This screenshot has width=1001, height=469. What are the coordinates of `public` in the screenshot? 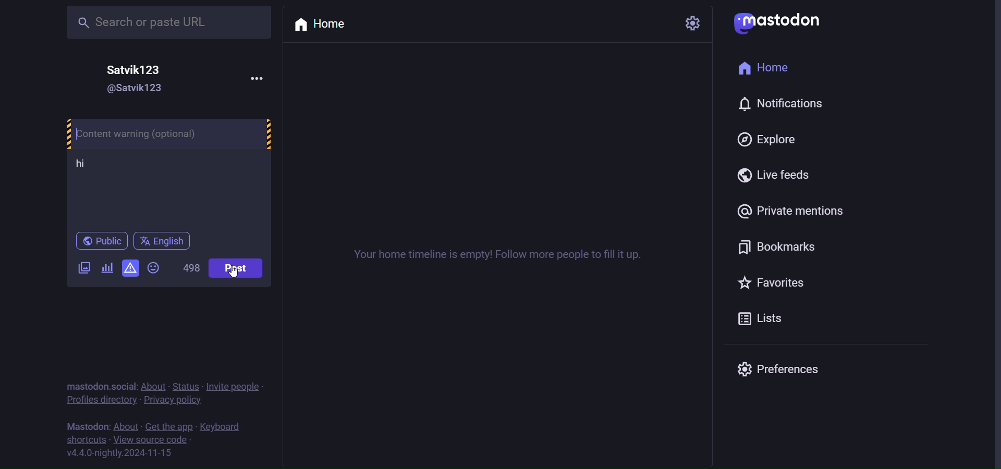 It's located at (104, 241).